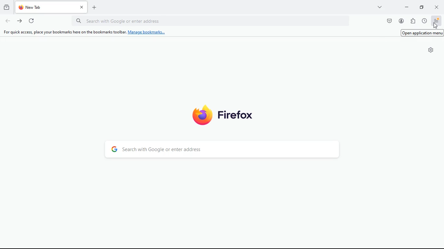 This screenshot has width=444, height=249. I want to click on extensions, so click(412, 21).